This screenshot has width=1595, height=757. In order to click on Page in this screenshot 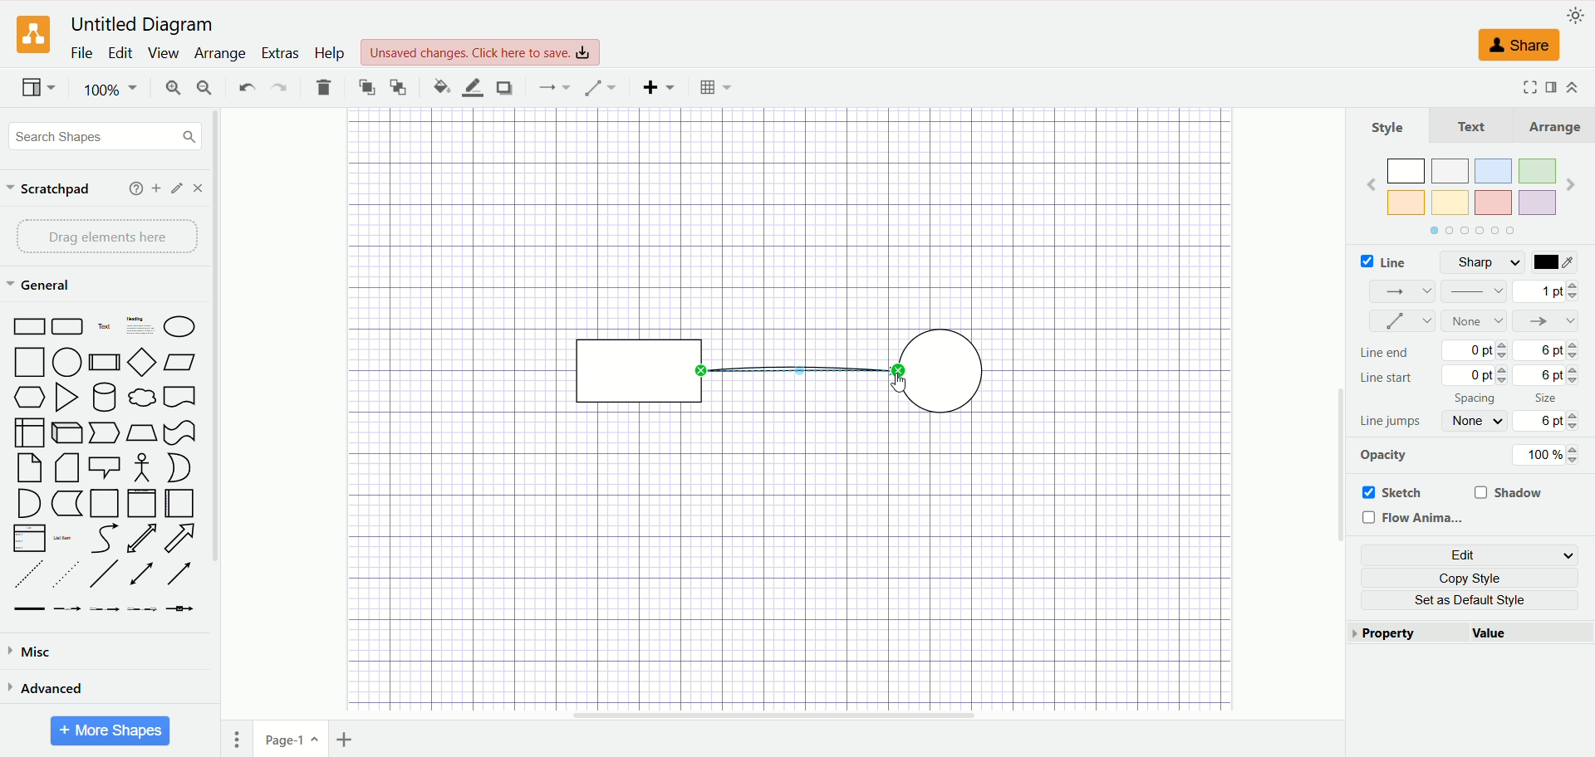, I will do `click(103, 503)`.